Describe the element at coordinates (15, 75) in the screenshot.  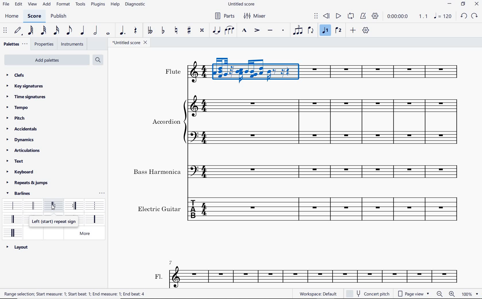
I see `clefs` at that location.